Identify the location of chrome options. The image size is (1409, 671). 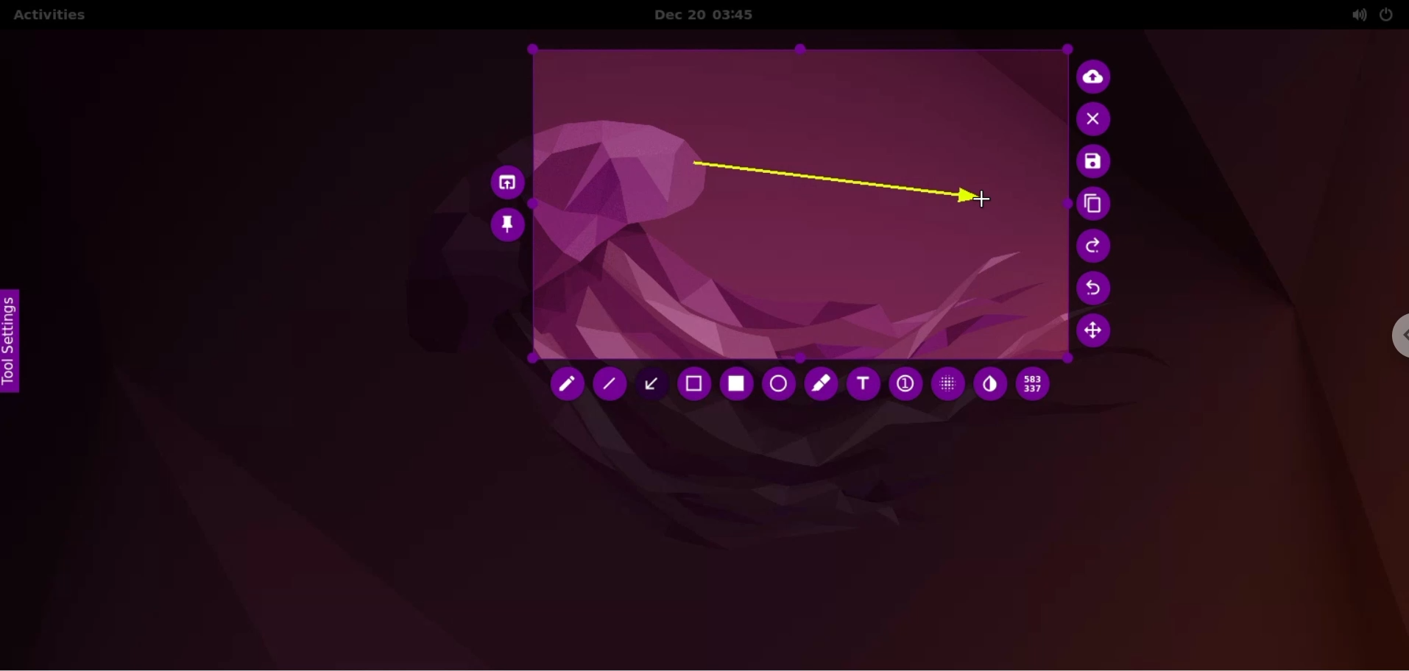
(1391, 339).